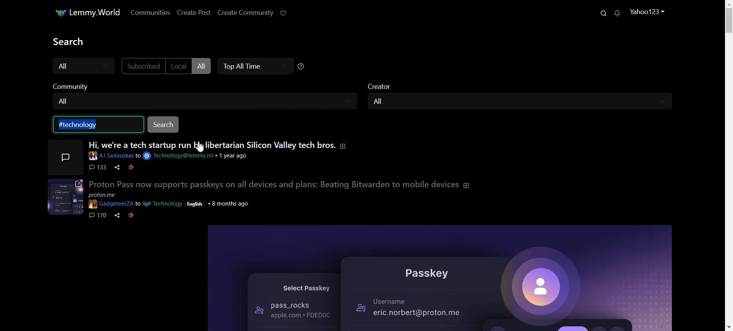 The image size is (733, 331). I want to click on Cursor, so click(202, 148).